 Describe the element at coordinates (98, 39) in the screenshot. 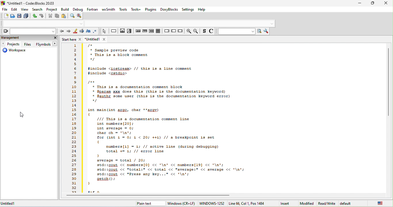

I see `untitled 1` at that location.